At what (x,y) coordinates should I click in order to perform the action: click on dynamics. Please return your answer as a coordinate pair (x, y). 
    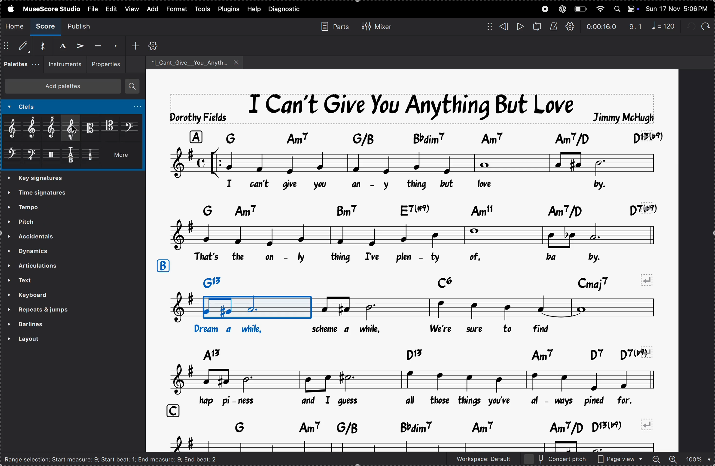
    Looking at the image, I should click on (49, 250).